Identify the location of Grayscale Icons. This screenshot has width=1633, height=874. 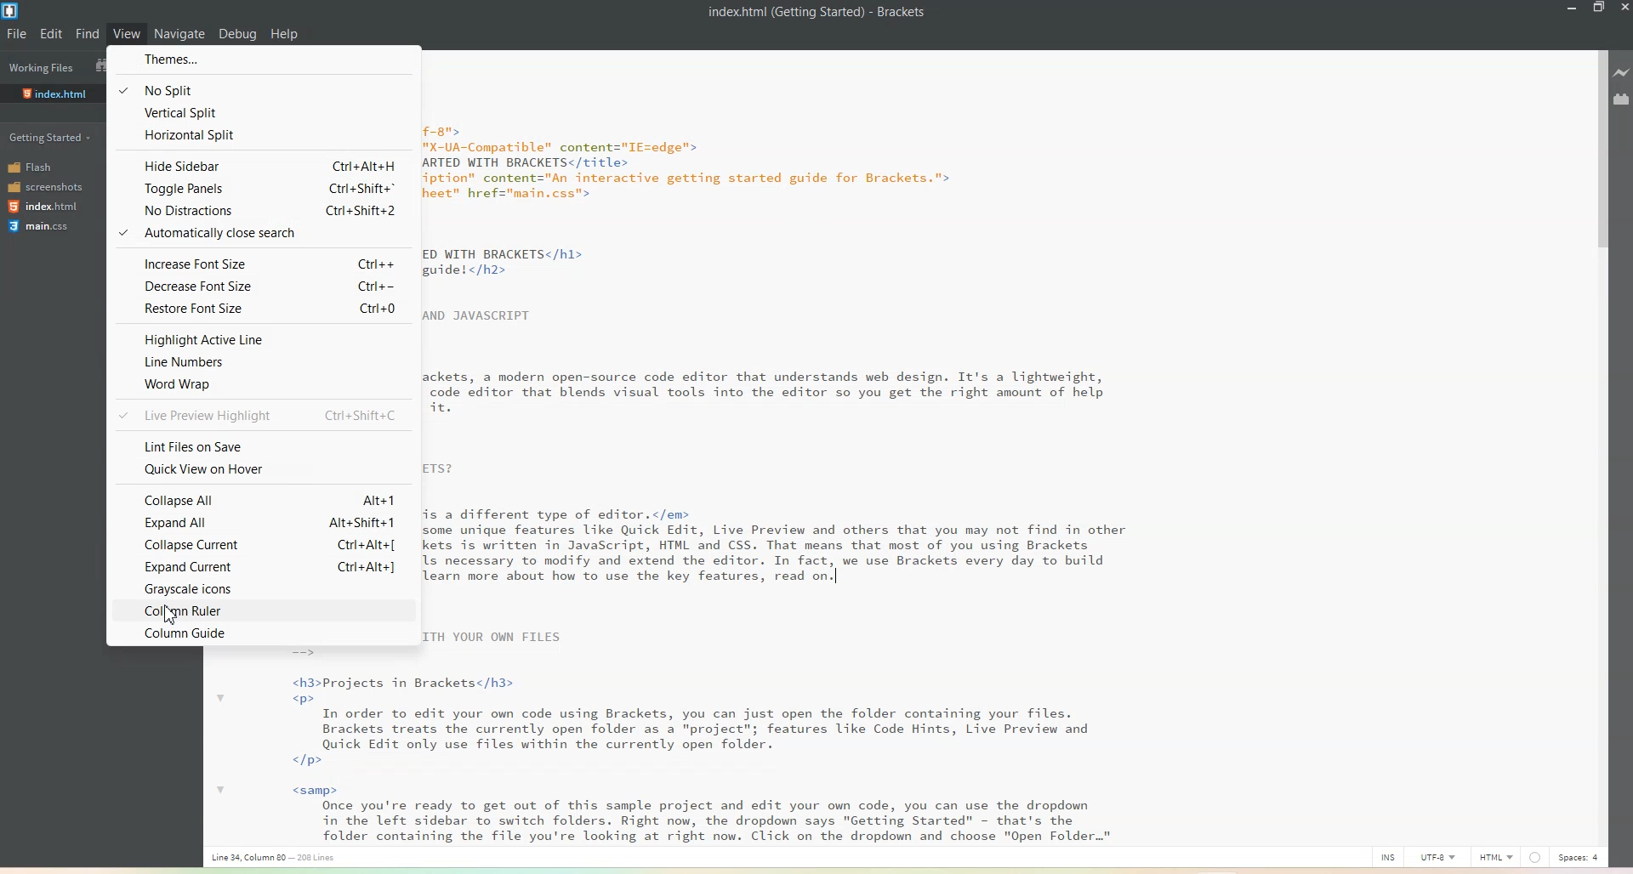
(260, 588).